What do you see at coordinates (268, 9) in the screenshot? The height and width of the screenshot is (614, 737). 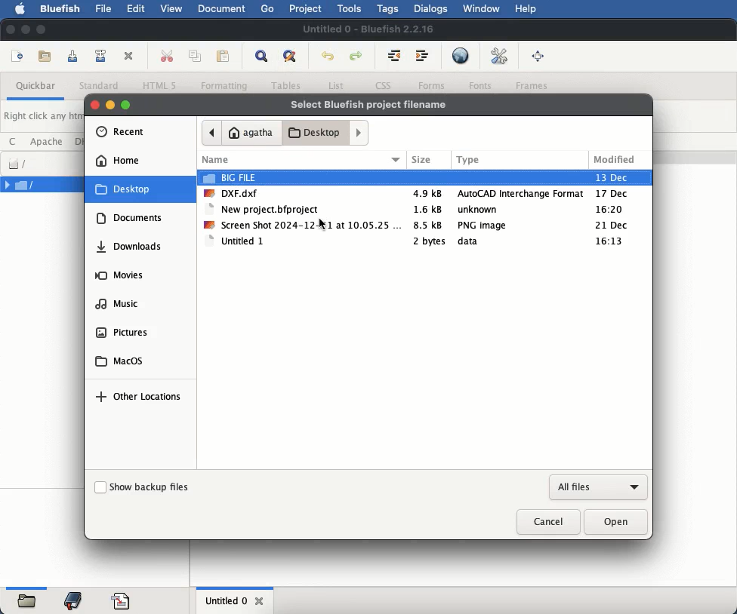 I see `go` at bounding box center [268, 9].